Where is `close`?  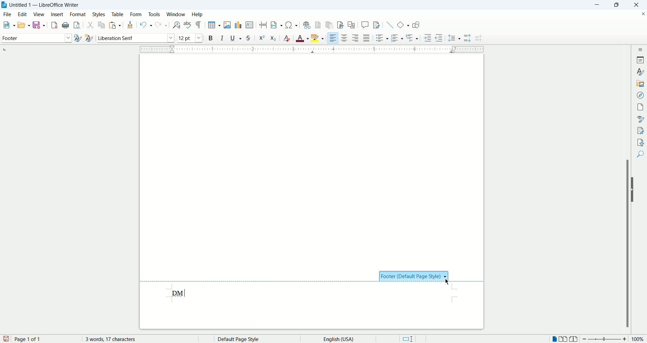 close is located at coordinates (639, 5).